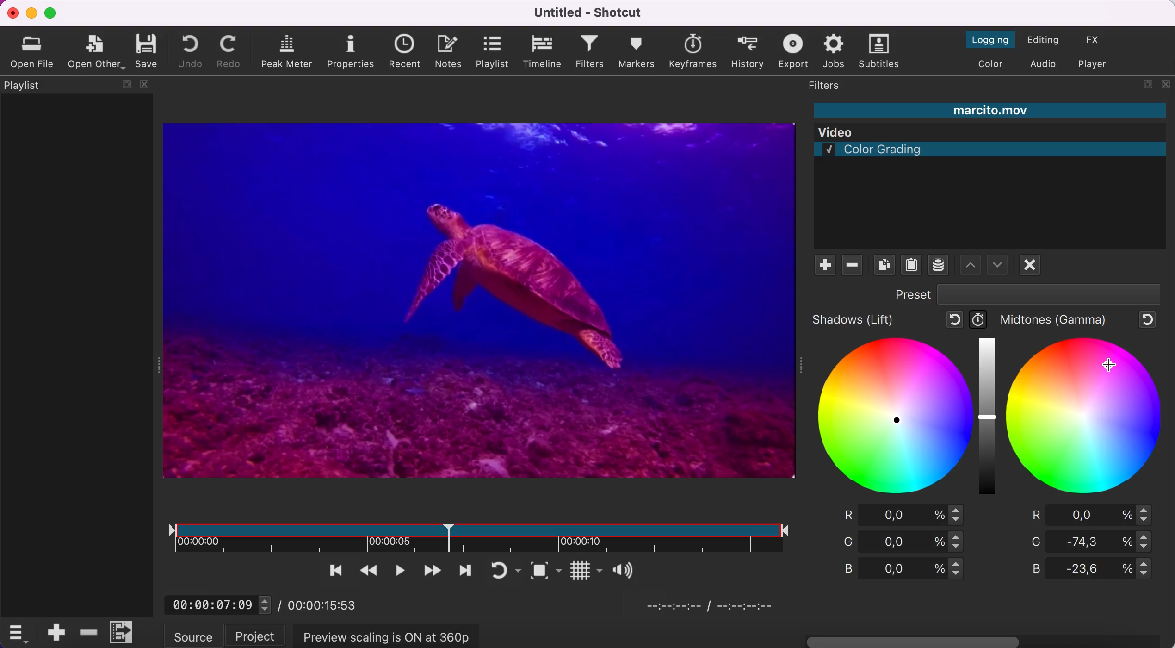 The image size is (1175, 648). I want to click on jobs, so click(831, 53).